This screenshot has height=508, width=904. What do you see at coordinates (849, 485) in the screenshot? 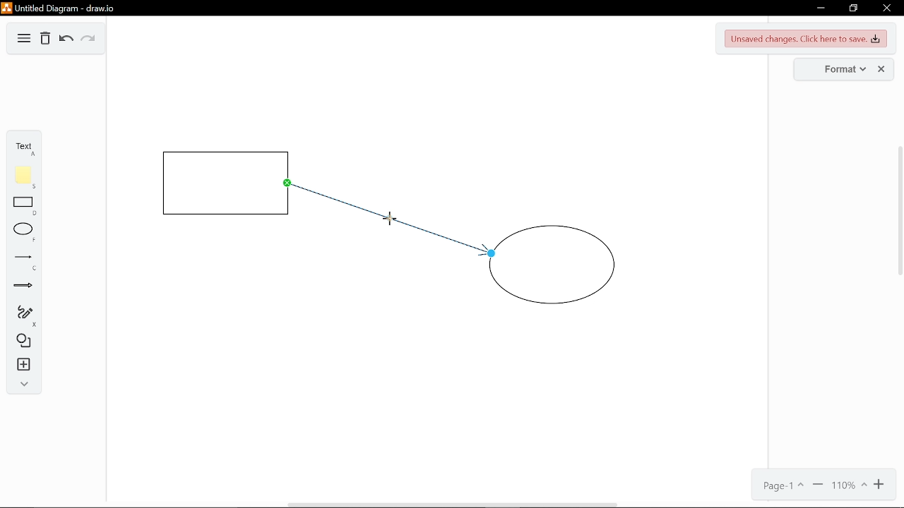
I see `Current zoom` at bounding box center [849, 485].